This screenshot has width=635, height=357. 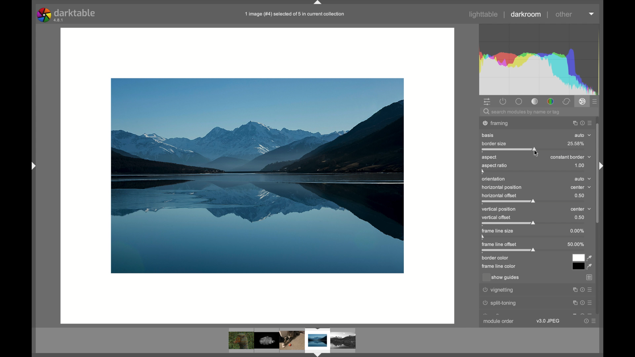 What do you see at coordinates (509, 198) in the screenshot?
I see `horizontal offset slider` at bounding box center [509, 198].